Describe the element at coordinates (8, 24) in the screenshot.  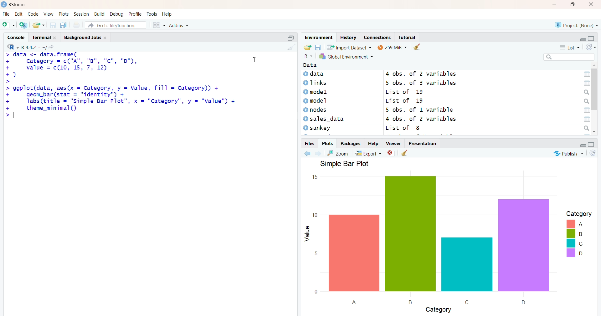
I see `new file` at that location.